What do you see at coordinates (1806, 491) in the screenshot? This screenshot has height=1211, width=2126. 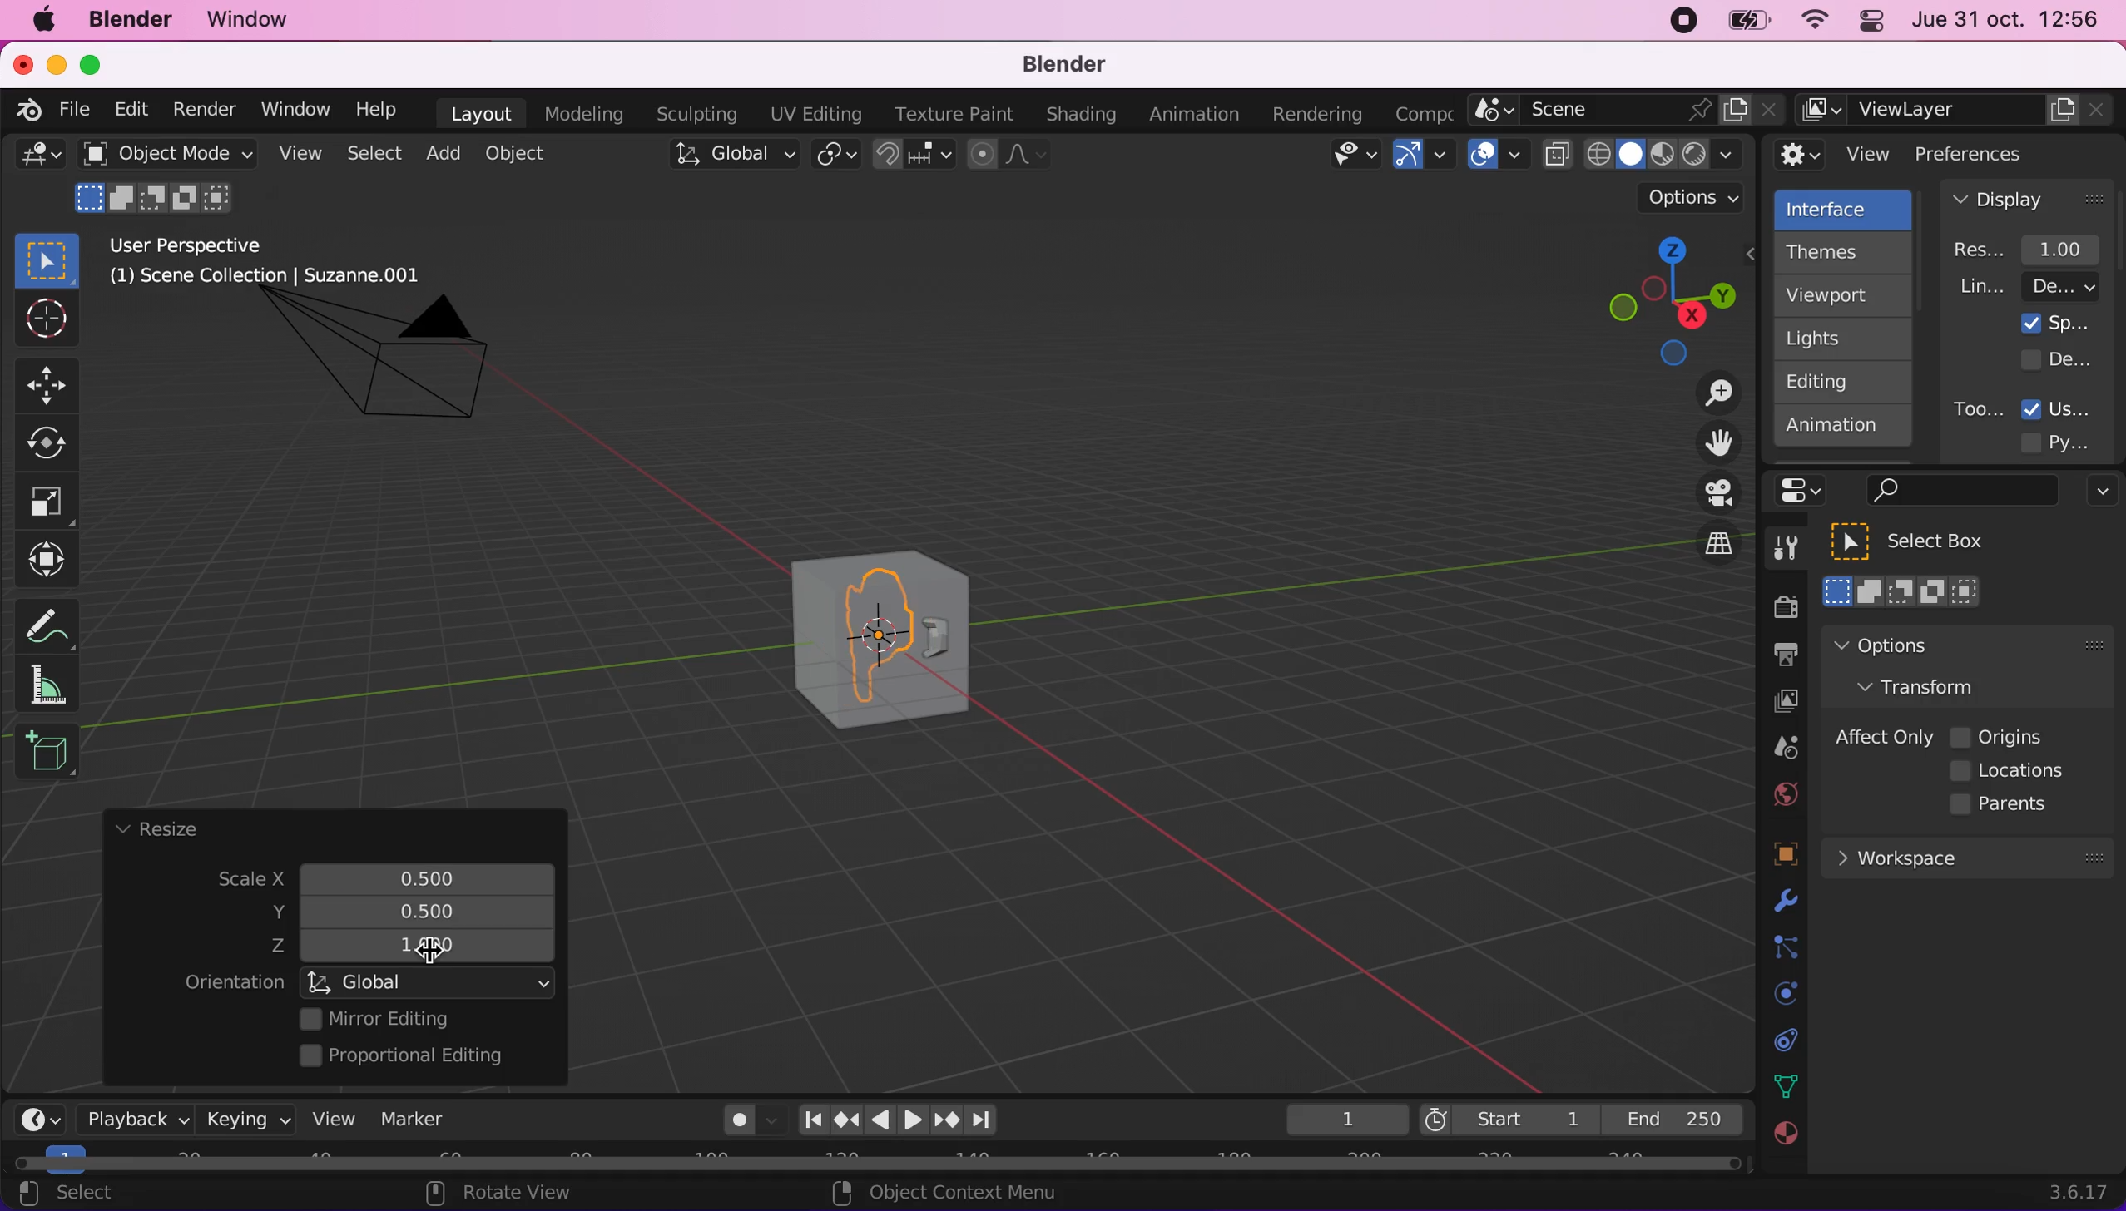 I see `panel control` at bounding box center [1806, 491].